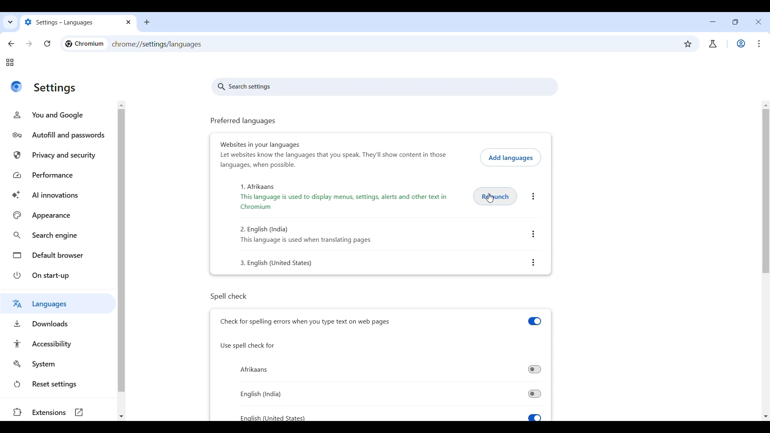  Describe the element at coordinates (123, 104) in the screenshot. I see `Quick slide to top` at that location.